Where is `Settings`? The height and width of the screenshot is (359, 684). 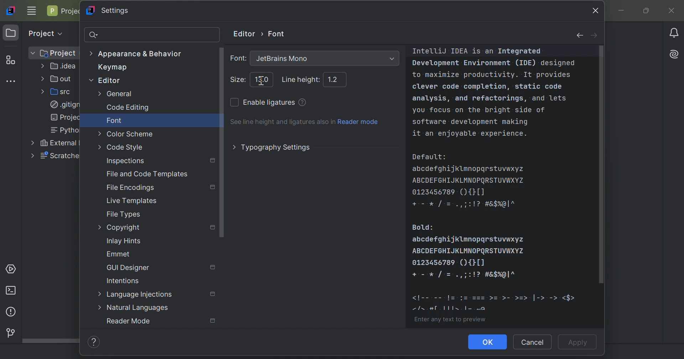
Settings is located at coordinates (113, 11).